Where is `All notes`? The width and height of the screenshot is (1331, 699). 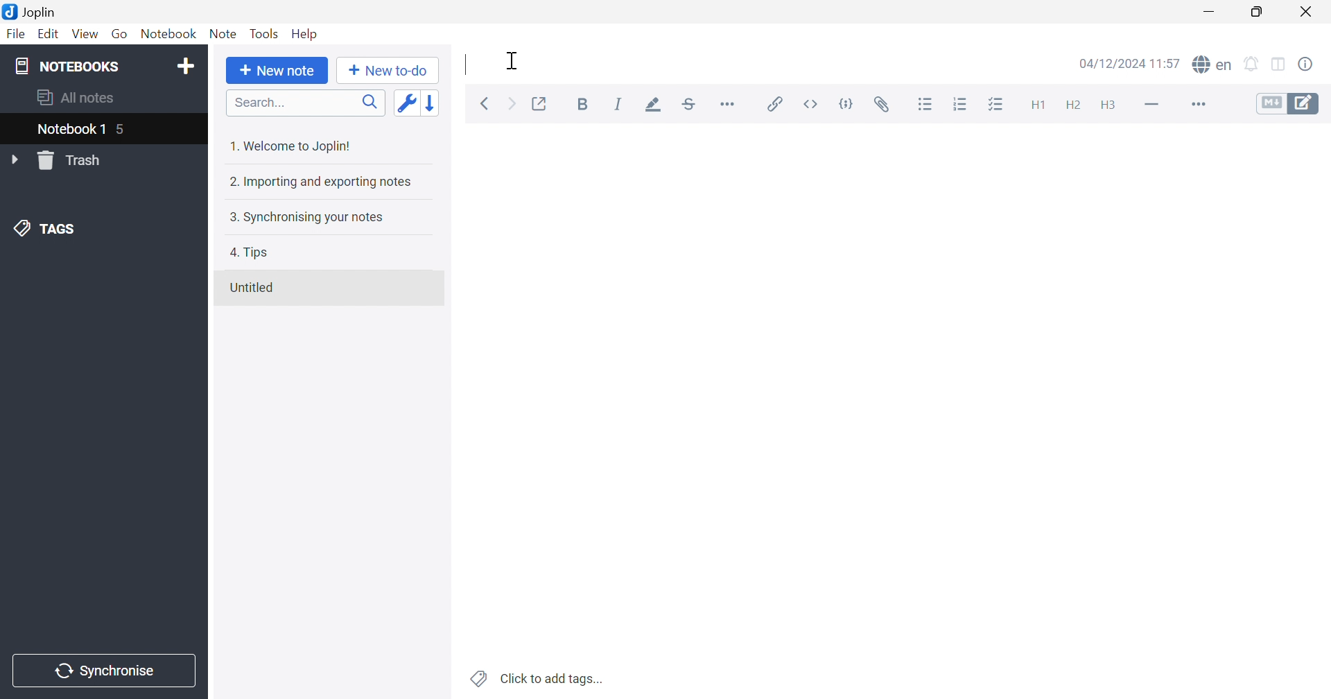
All notes is located at coordinates (78, 99).